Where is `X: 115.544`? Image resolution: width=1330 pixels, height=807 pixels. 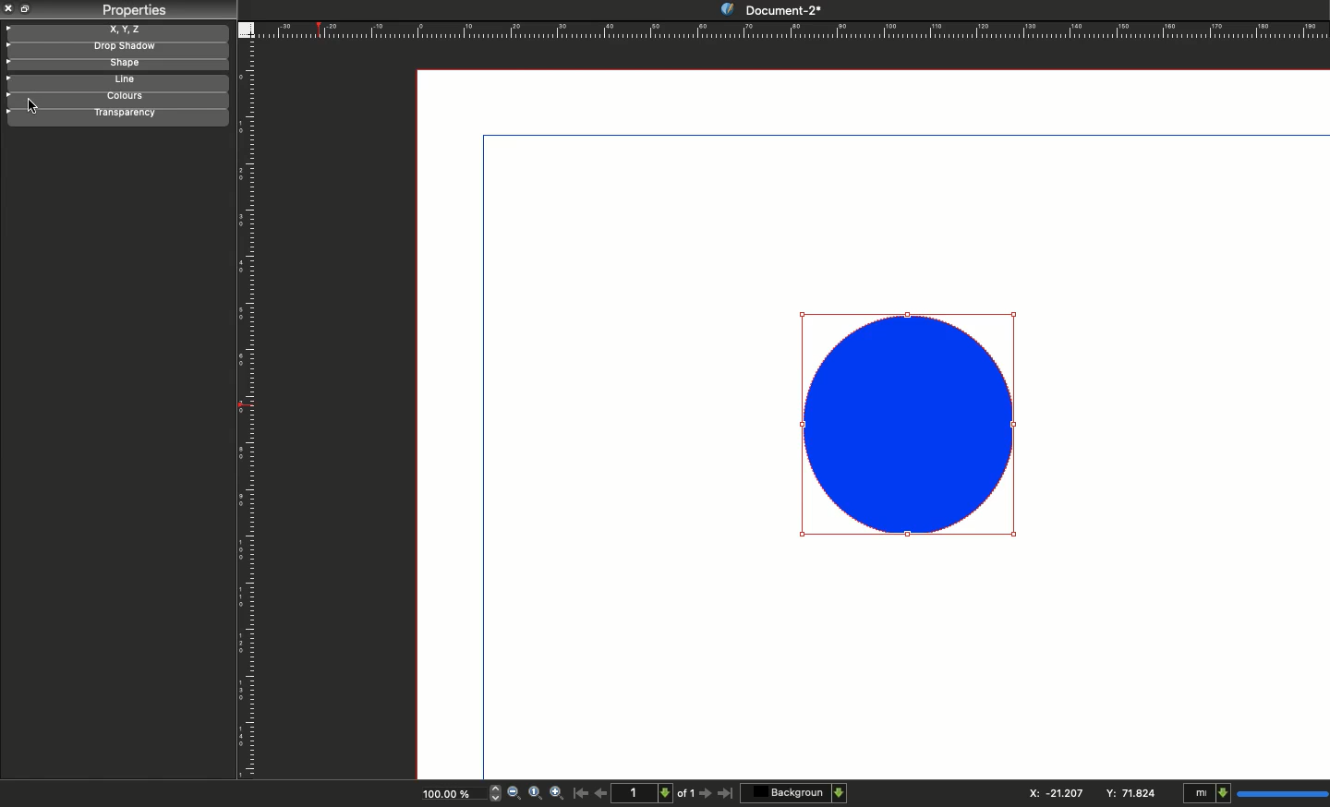
X: 115.544 is located at coordinates (1050, 793).